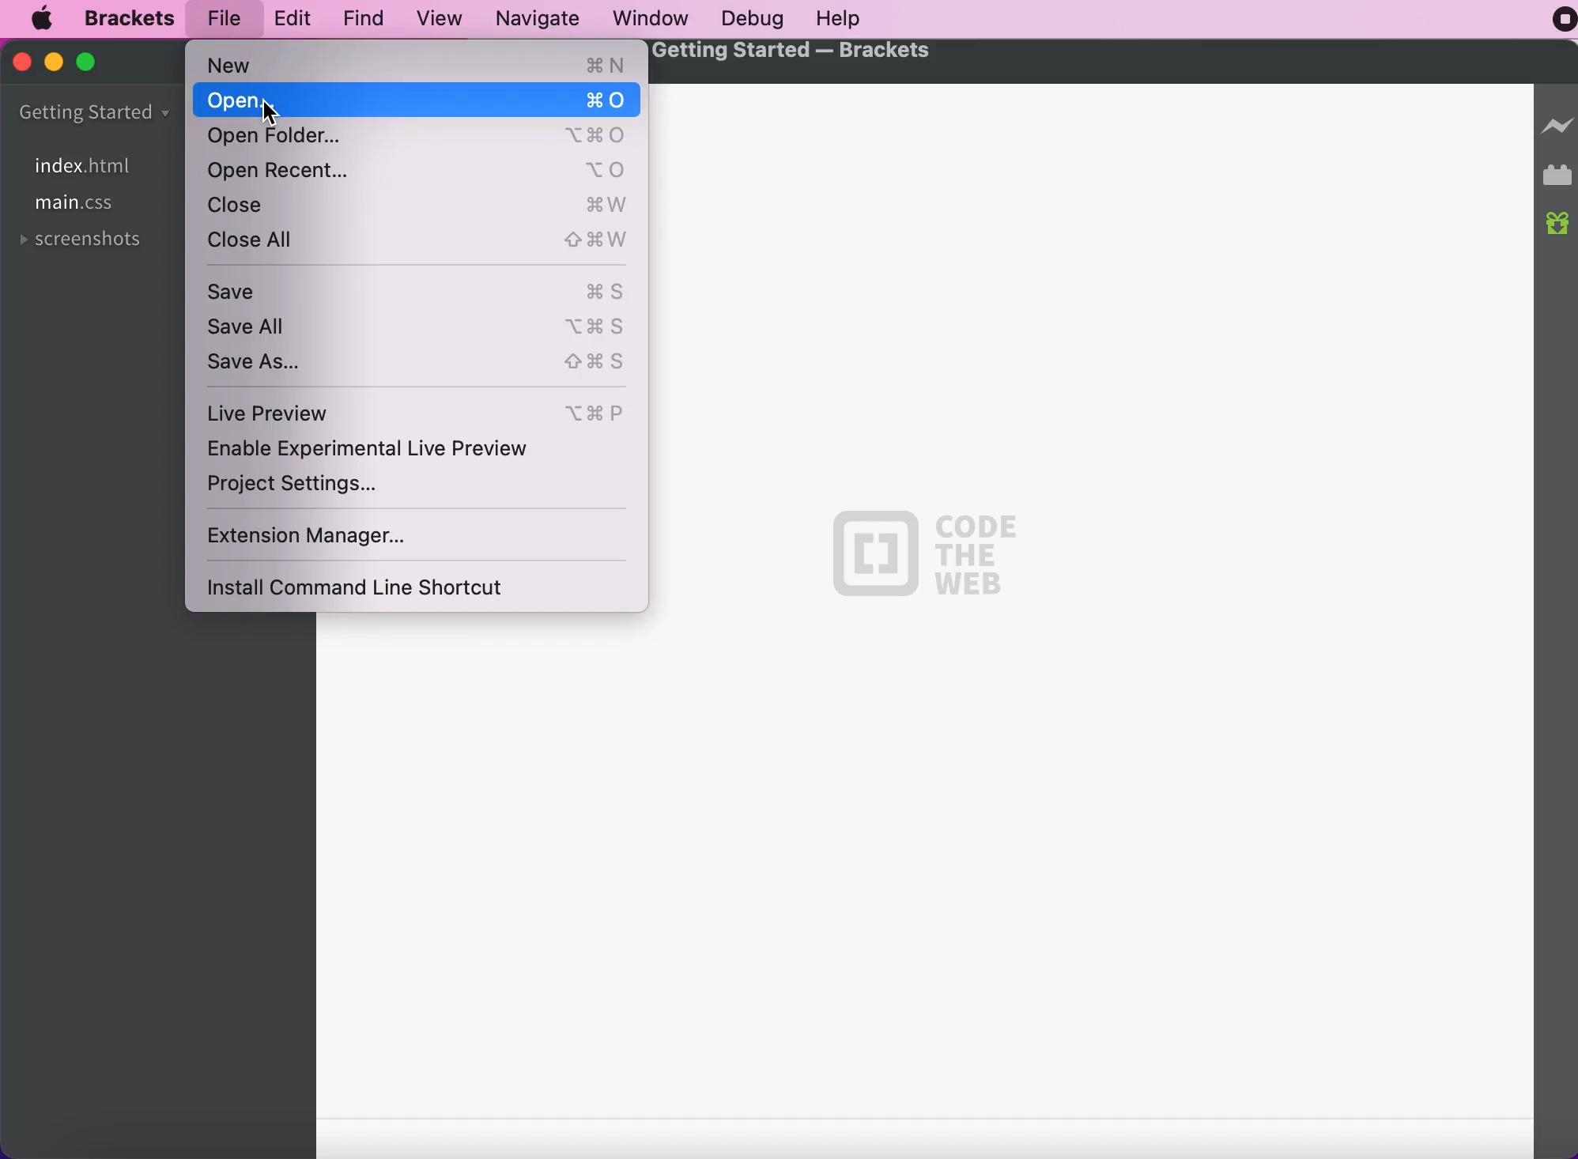 The width and height of the screenshot is (1578, 1159). What do you see at coordinates (419, 207) in the screenshot?
I see `close` at bounding box center [419, 207].